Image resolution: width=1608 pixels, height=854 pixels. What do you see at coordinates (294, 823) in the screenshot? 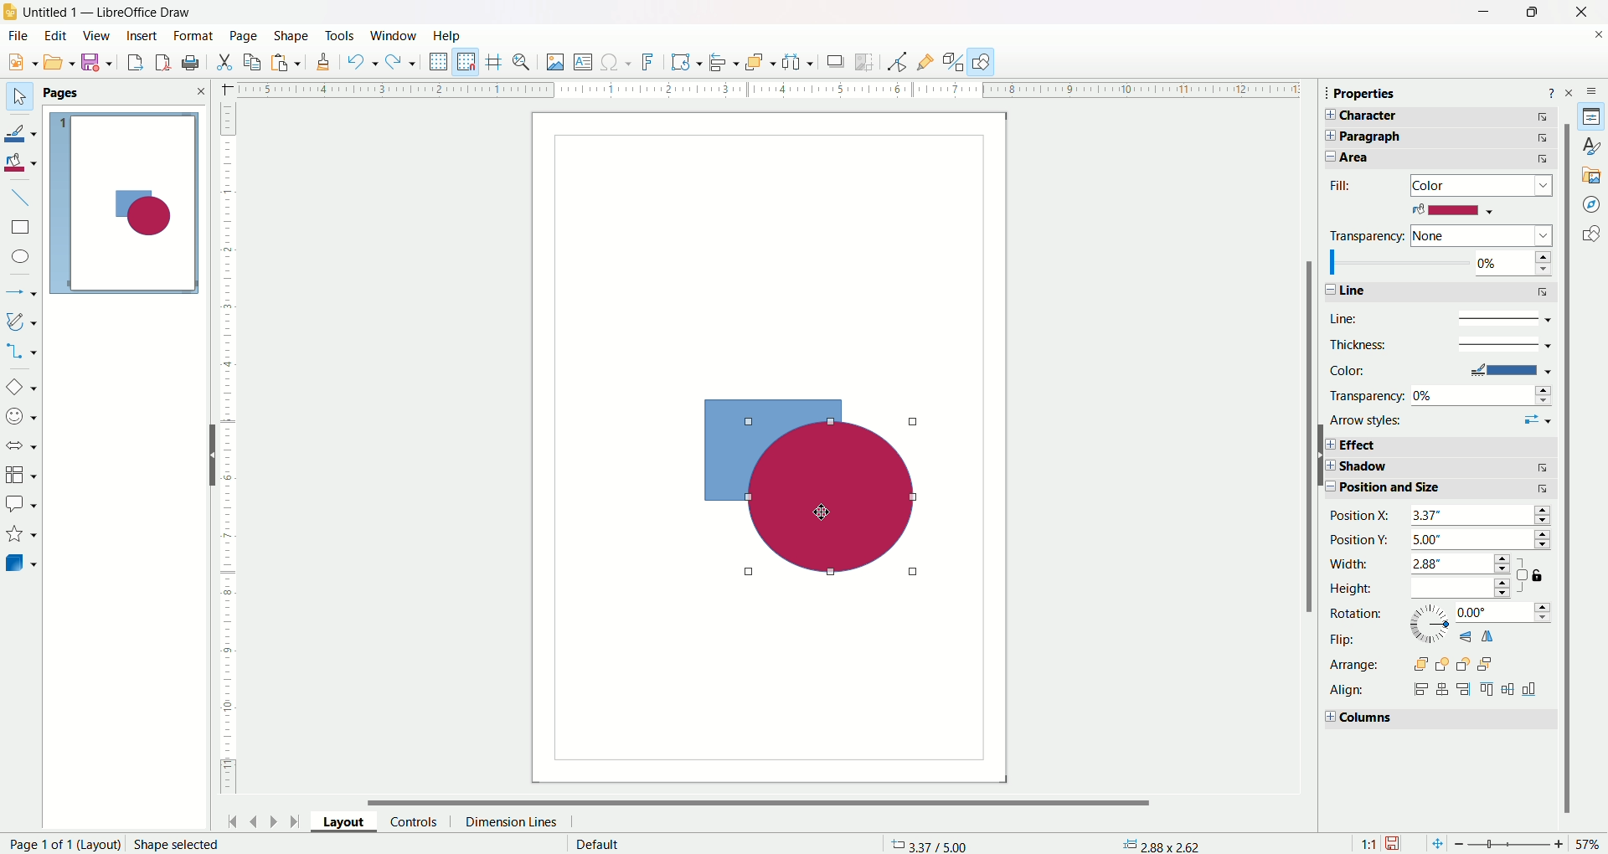
I see `to last page` at bounding box center [294, 823].